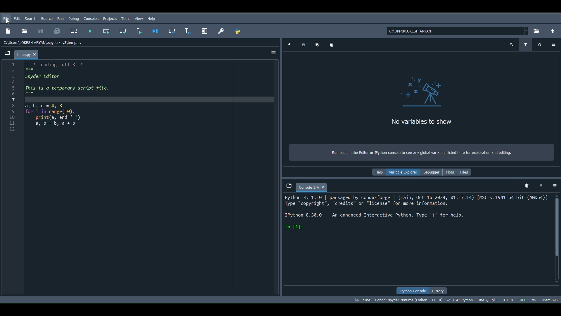 The height and width of the screenshot is (316, 561). I want to click on Save all files (Ctrl + Alt + S), so click(58, 31).